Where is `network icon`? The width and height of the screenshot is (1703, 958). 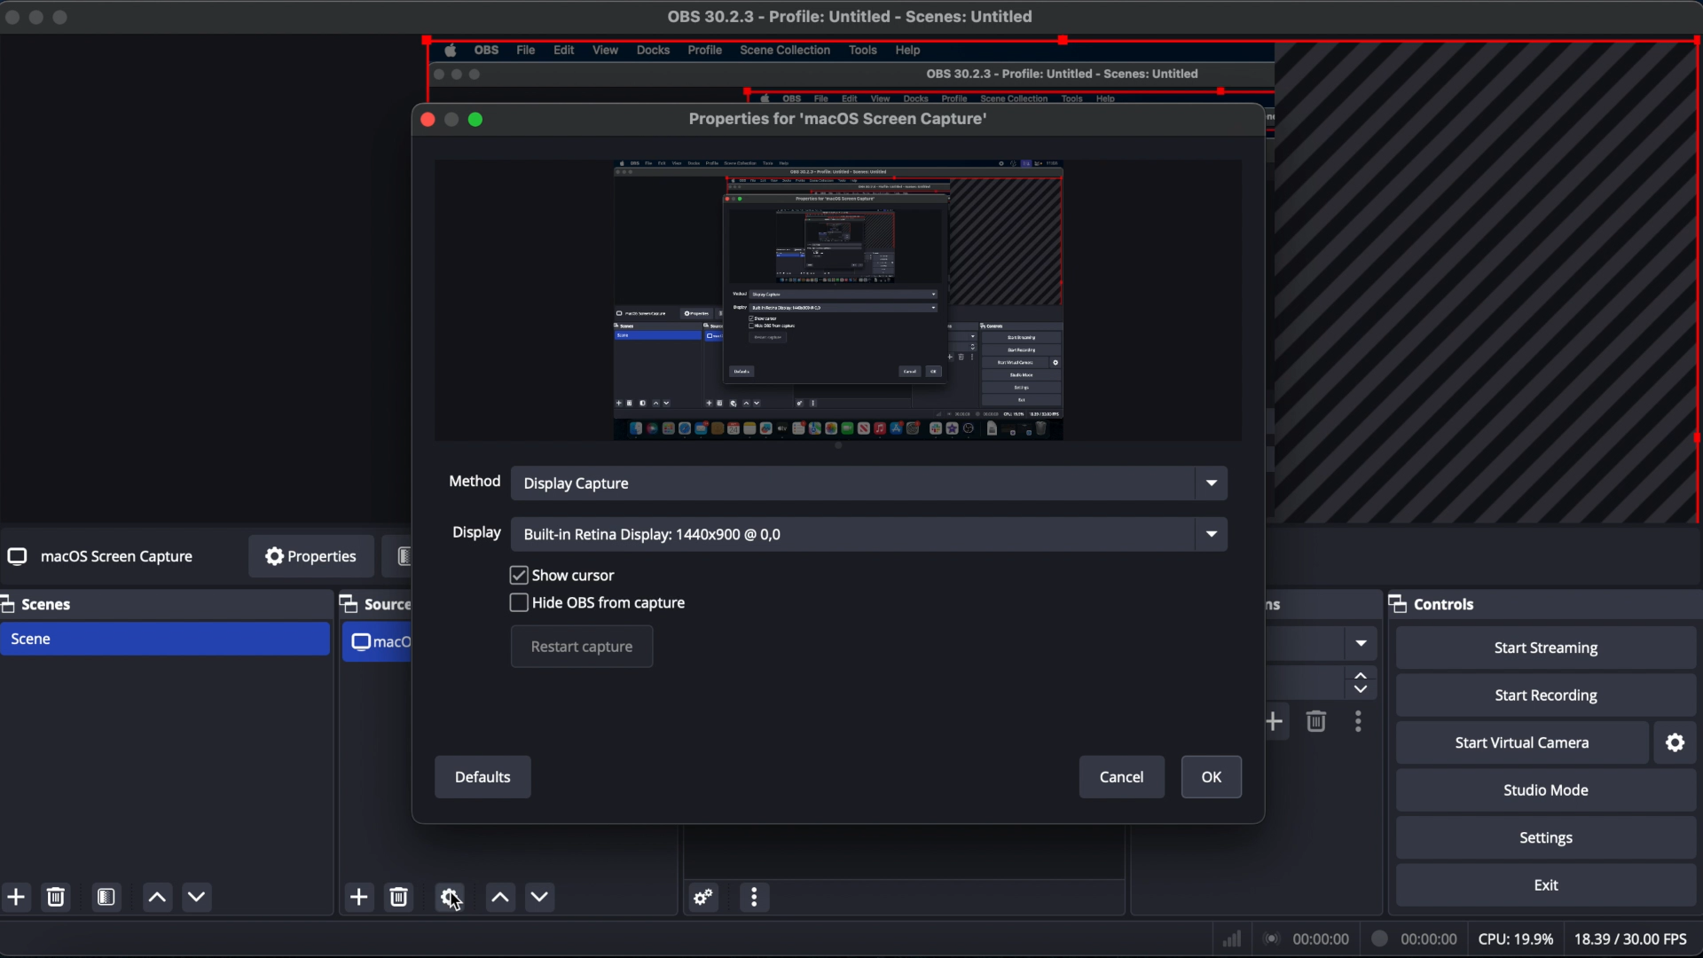
network icon is located at coordinates (1229, 938).